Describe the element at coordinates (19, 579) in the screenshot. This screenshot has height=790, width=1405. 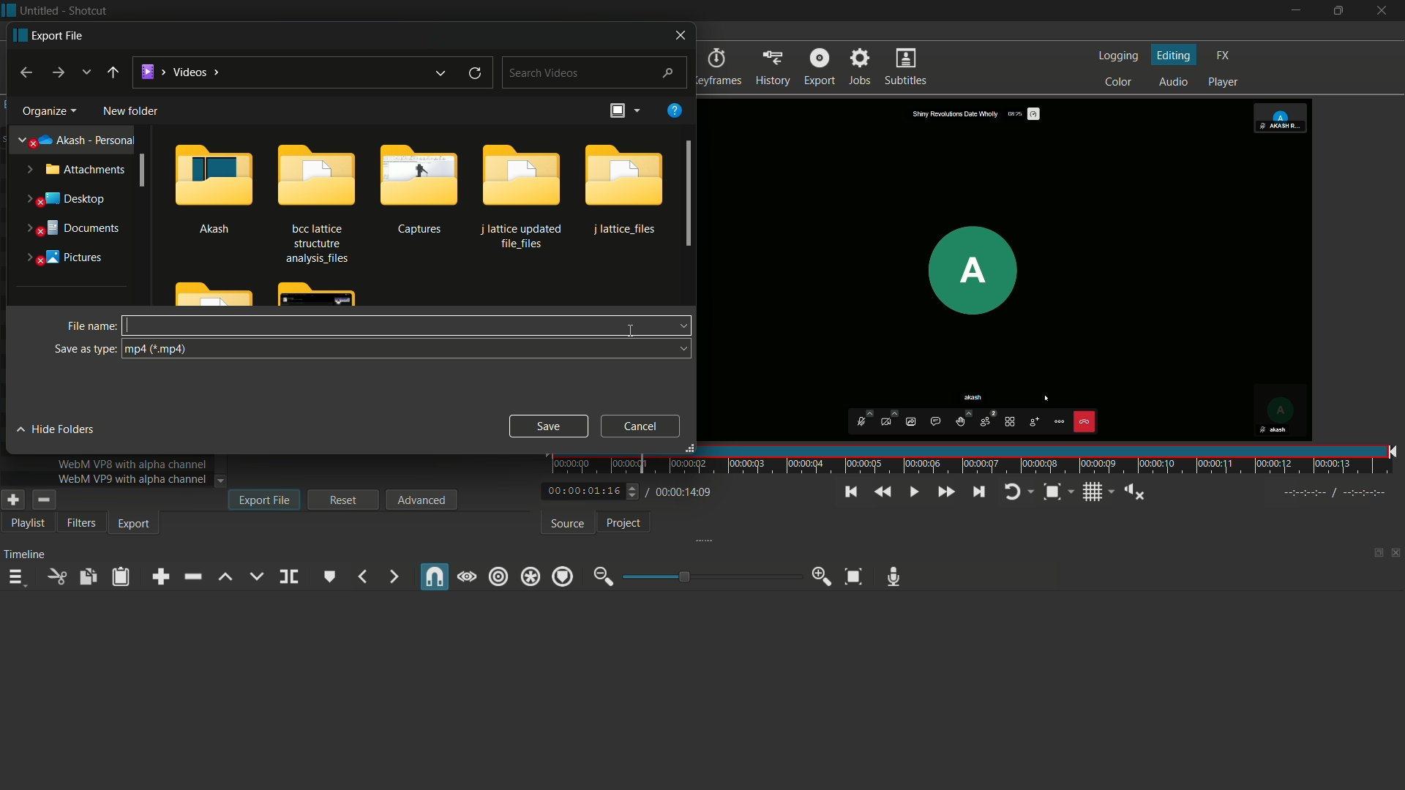
I see `timeline menu` at that location.